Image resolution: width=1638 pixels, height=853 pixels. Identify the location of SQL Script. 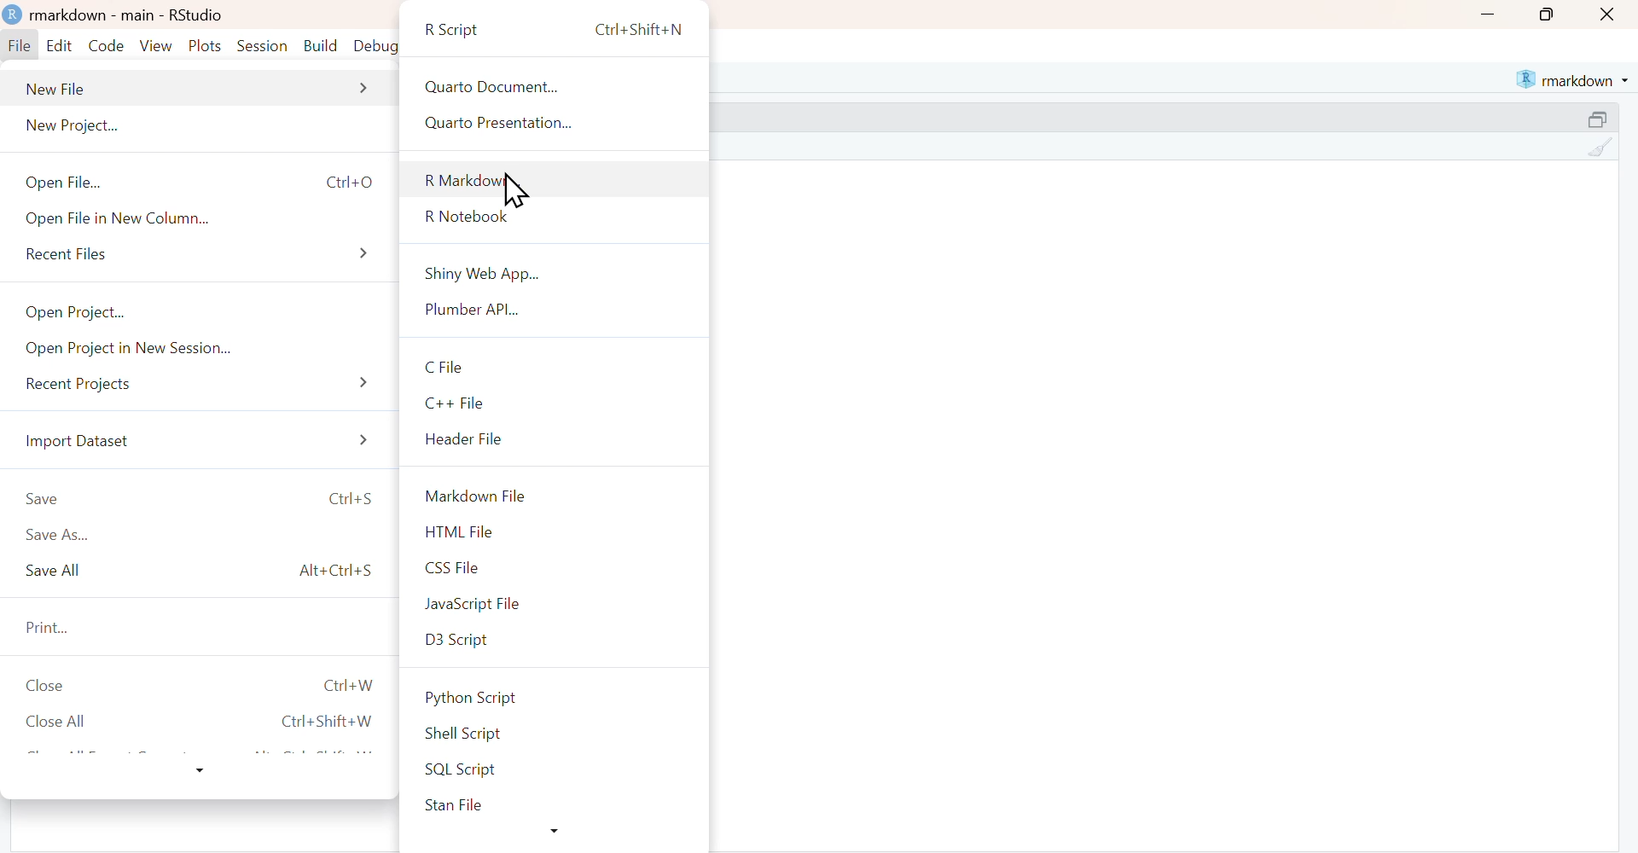
(561, 769).